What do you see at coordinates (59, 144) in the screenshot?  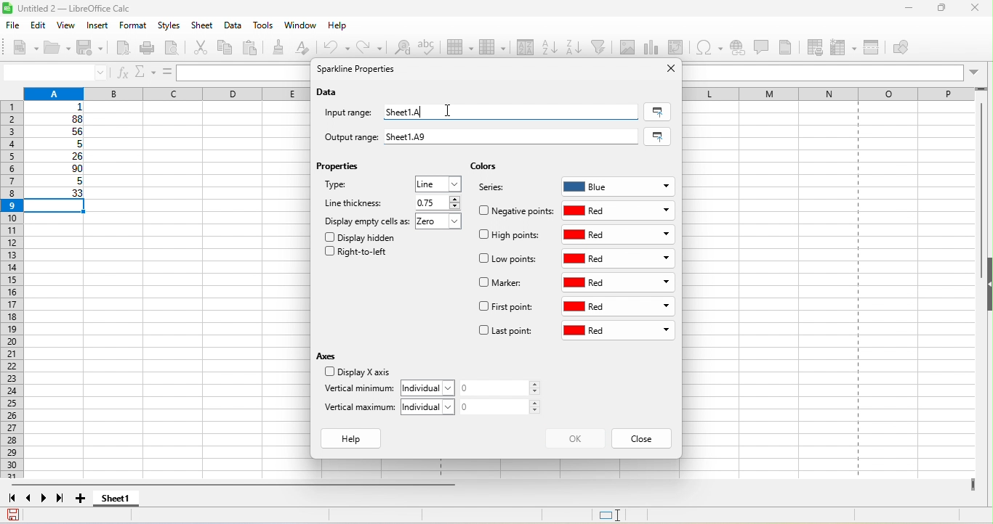 I see `5` at bounding box center [59, 144].